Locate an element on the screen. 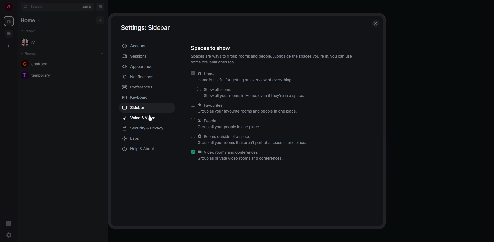  video rooms and conferences is located at coordinates (242, 156).